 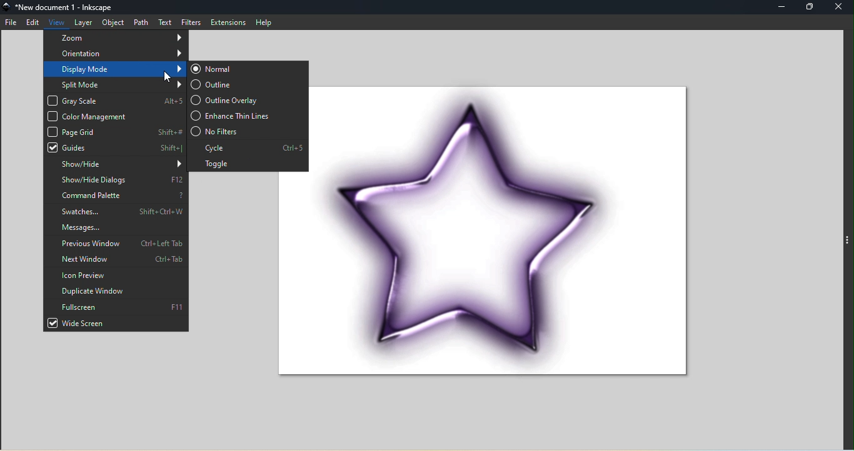 I want to click on Maximize, so click(x=810, y=6).